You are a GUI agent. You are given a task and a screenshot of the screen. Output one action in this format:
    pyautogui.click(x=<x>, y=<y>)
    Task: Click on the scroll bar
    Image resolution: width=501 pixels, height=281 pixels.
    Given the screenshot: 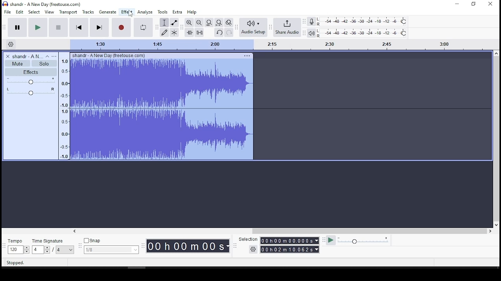 What is the action you would take?
    pyautogui.click(x=282, y=230)
    